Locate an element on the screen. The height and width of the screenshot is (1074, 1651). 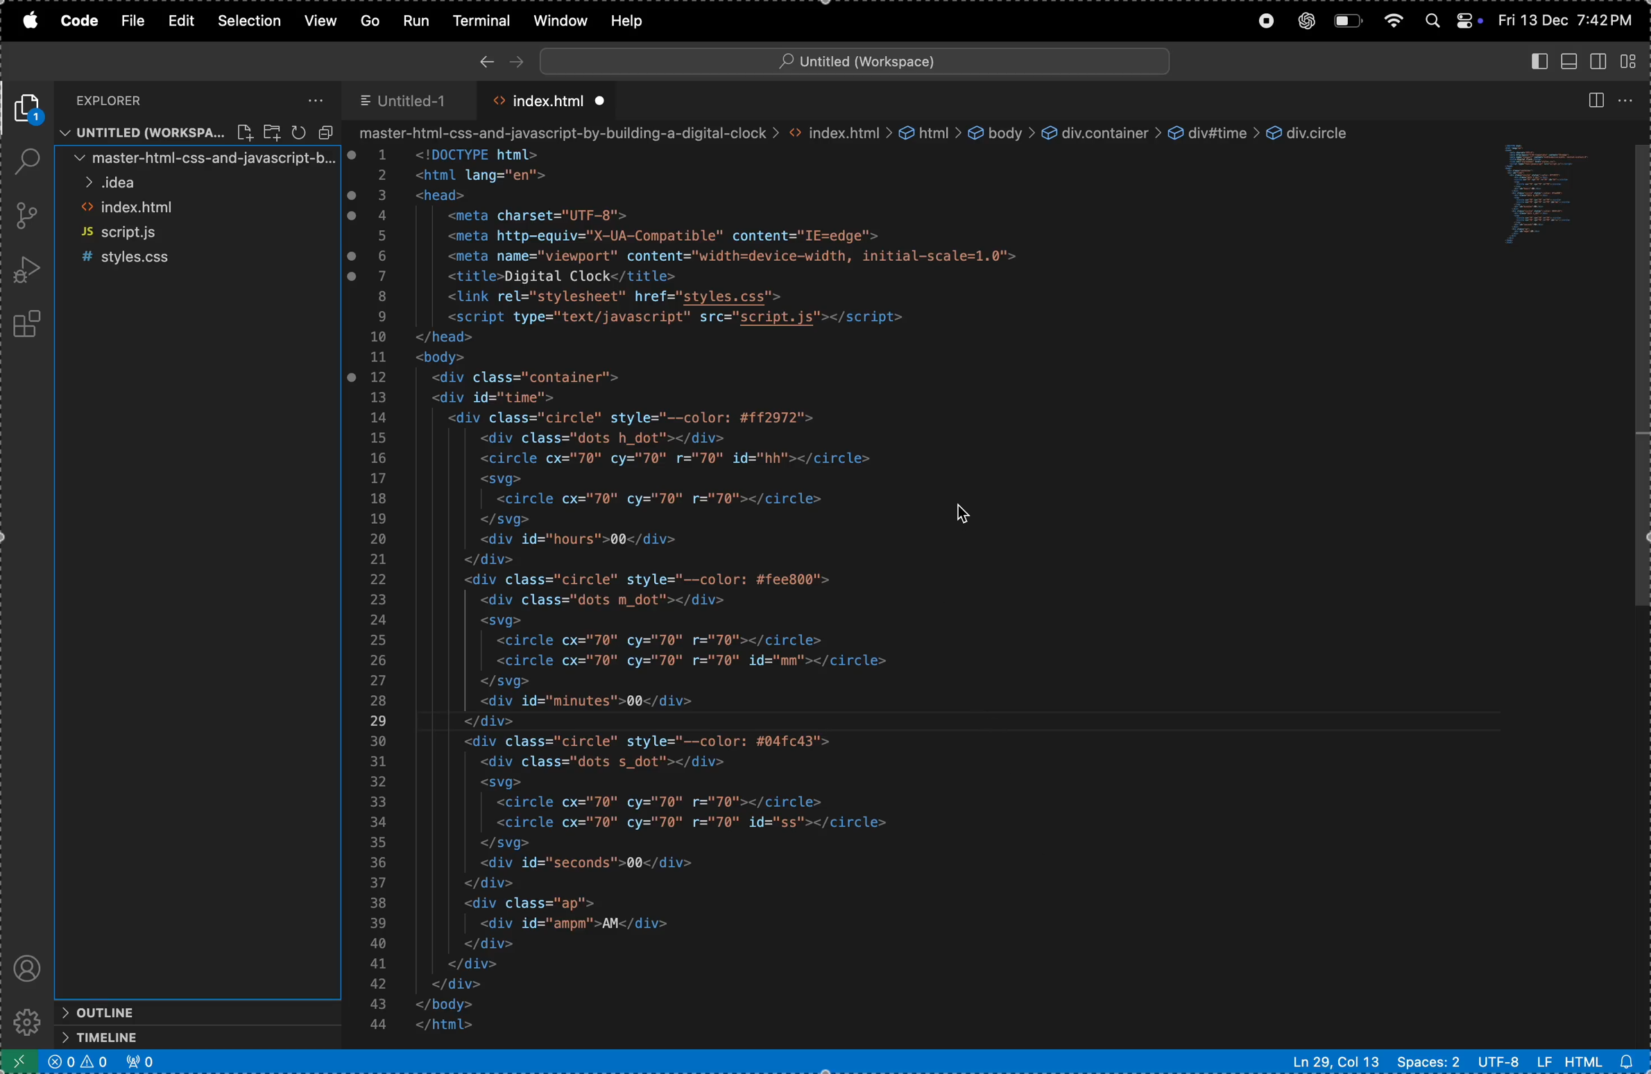
Selection is located at coordinates (251, 21).